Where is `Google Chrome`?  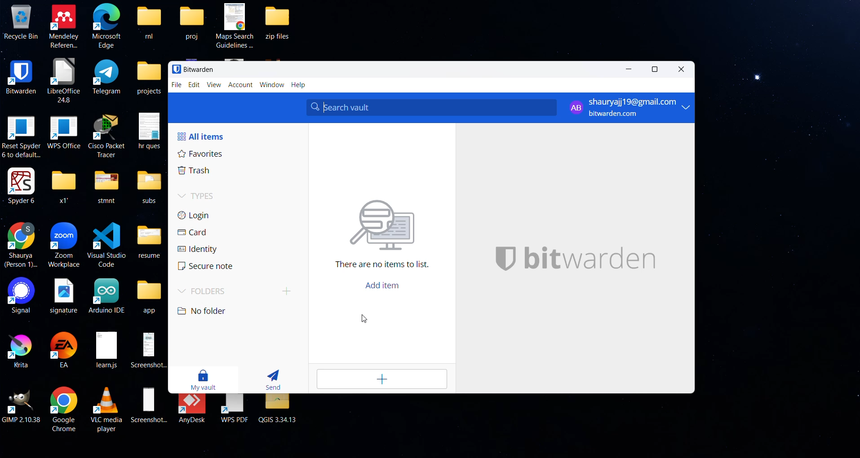 Google Chrome is located at coordinates (63, 409).